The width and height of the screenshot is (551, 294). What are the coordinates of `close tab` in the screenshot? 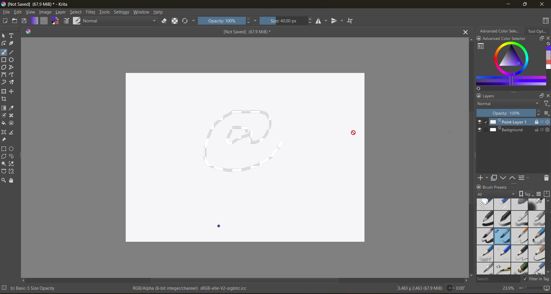 It's located at (466, 32).